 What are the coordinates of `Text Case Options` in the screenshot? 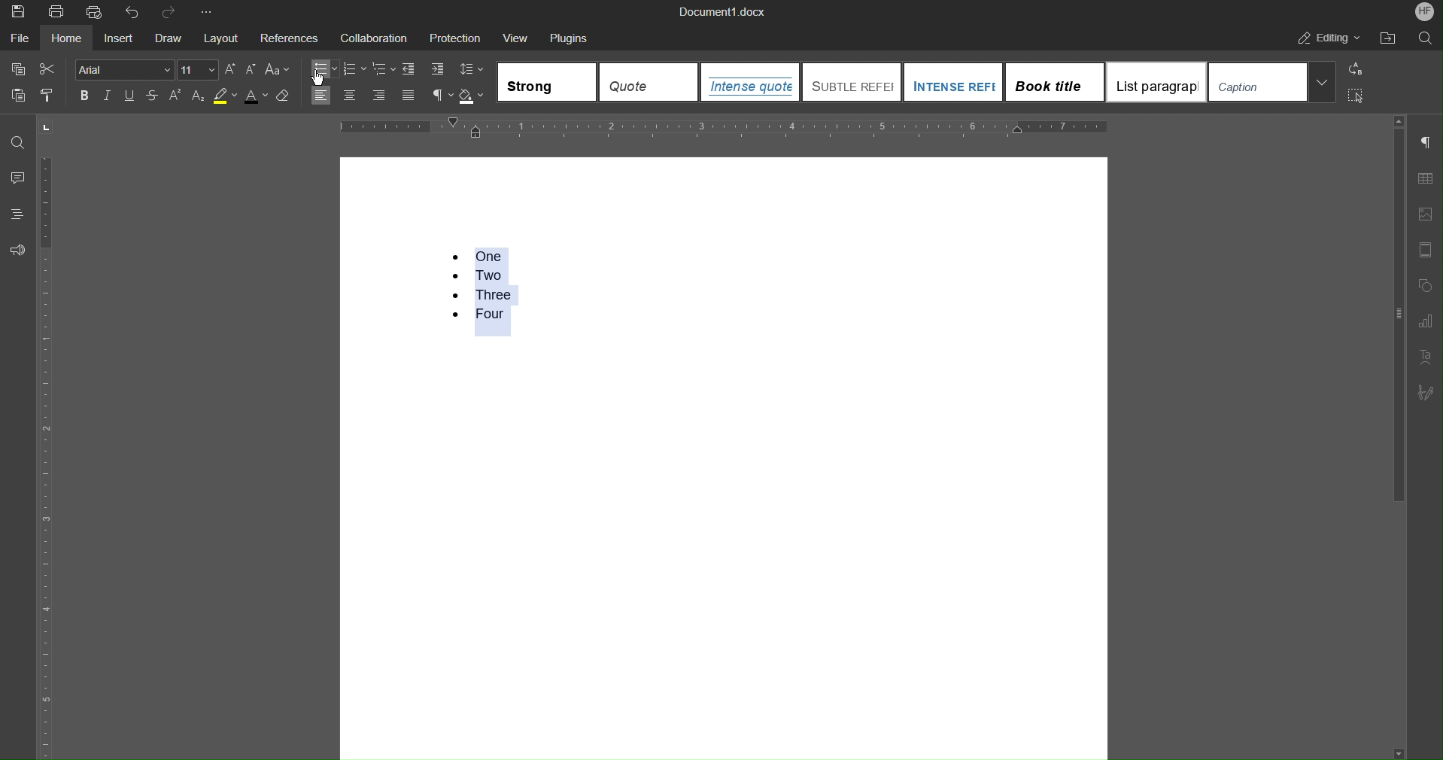 It's located at (277, 70).